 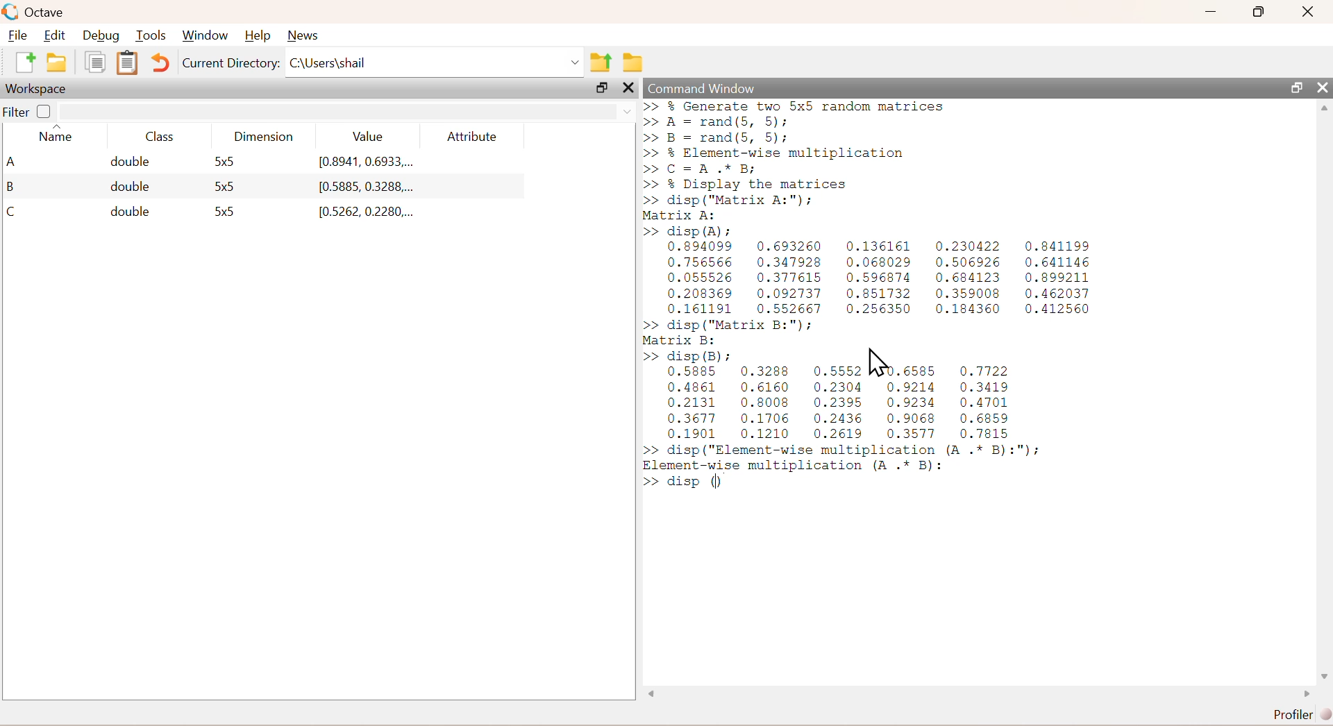 I want to click on File, so click(x=19, y=34).